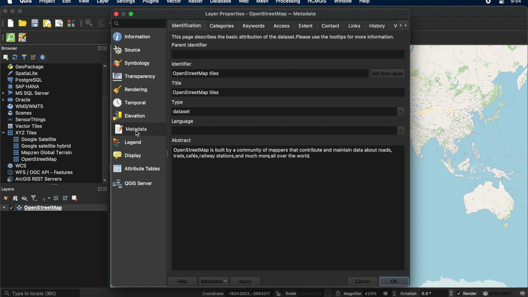  What do you see at coordinates (9, 2) in the screenshot?
I see `apple logo` at bounding box center [9, 2].